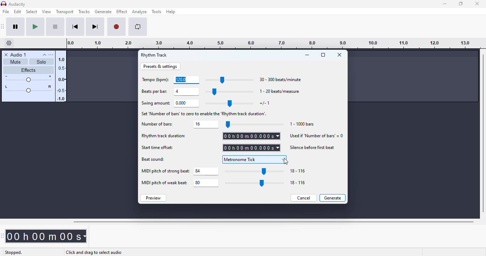  Describe the element at coordinates (157, 148) in the screenshot. I see `start time offset` at that location.